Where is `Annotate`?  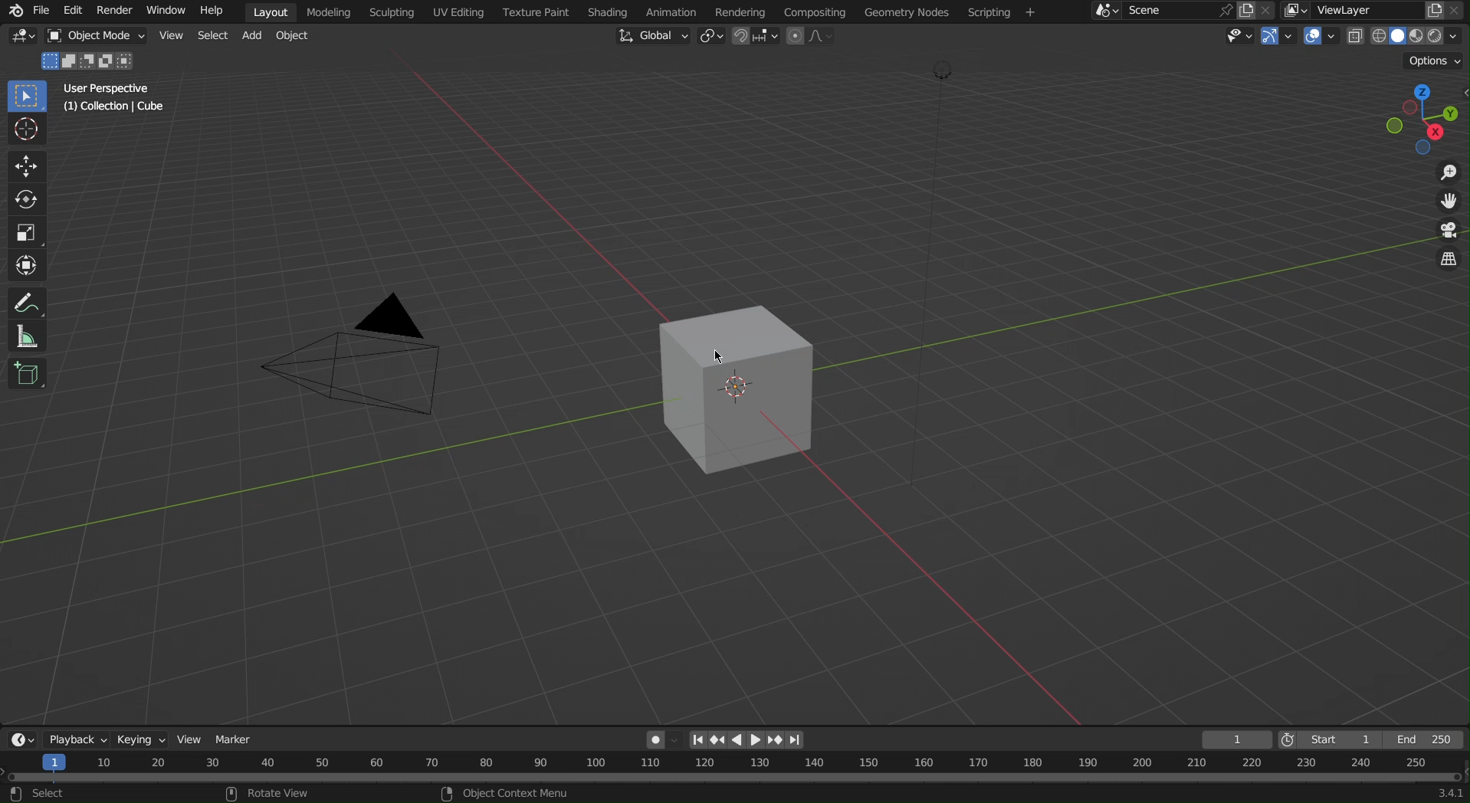
Annotate is located at coordinates (24, 300).